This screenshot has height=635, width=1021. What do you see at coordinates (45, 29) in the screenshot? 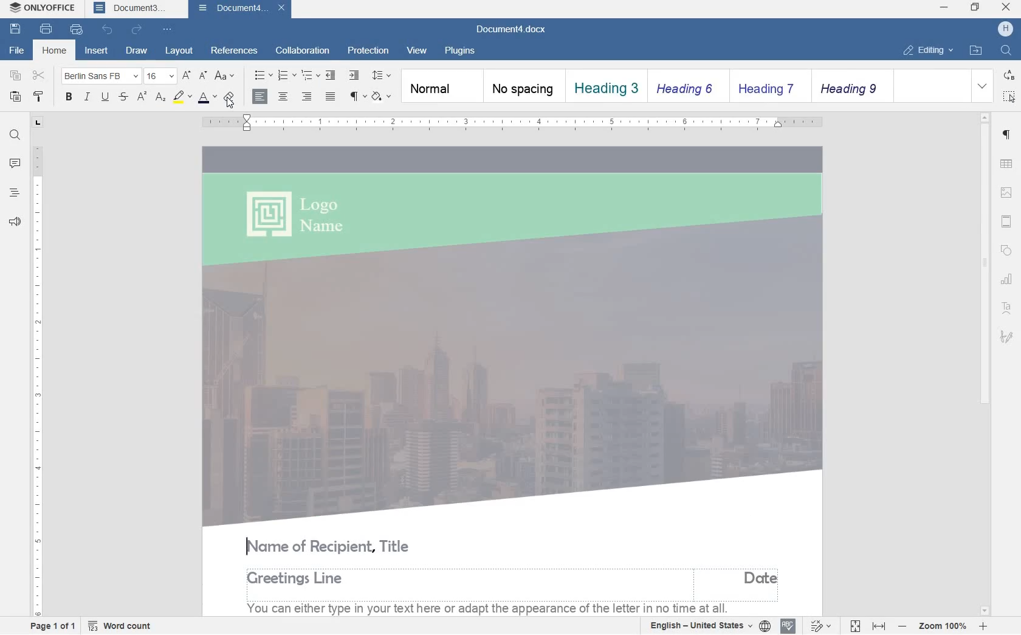
I see `print` at bounding box center [45, 29].